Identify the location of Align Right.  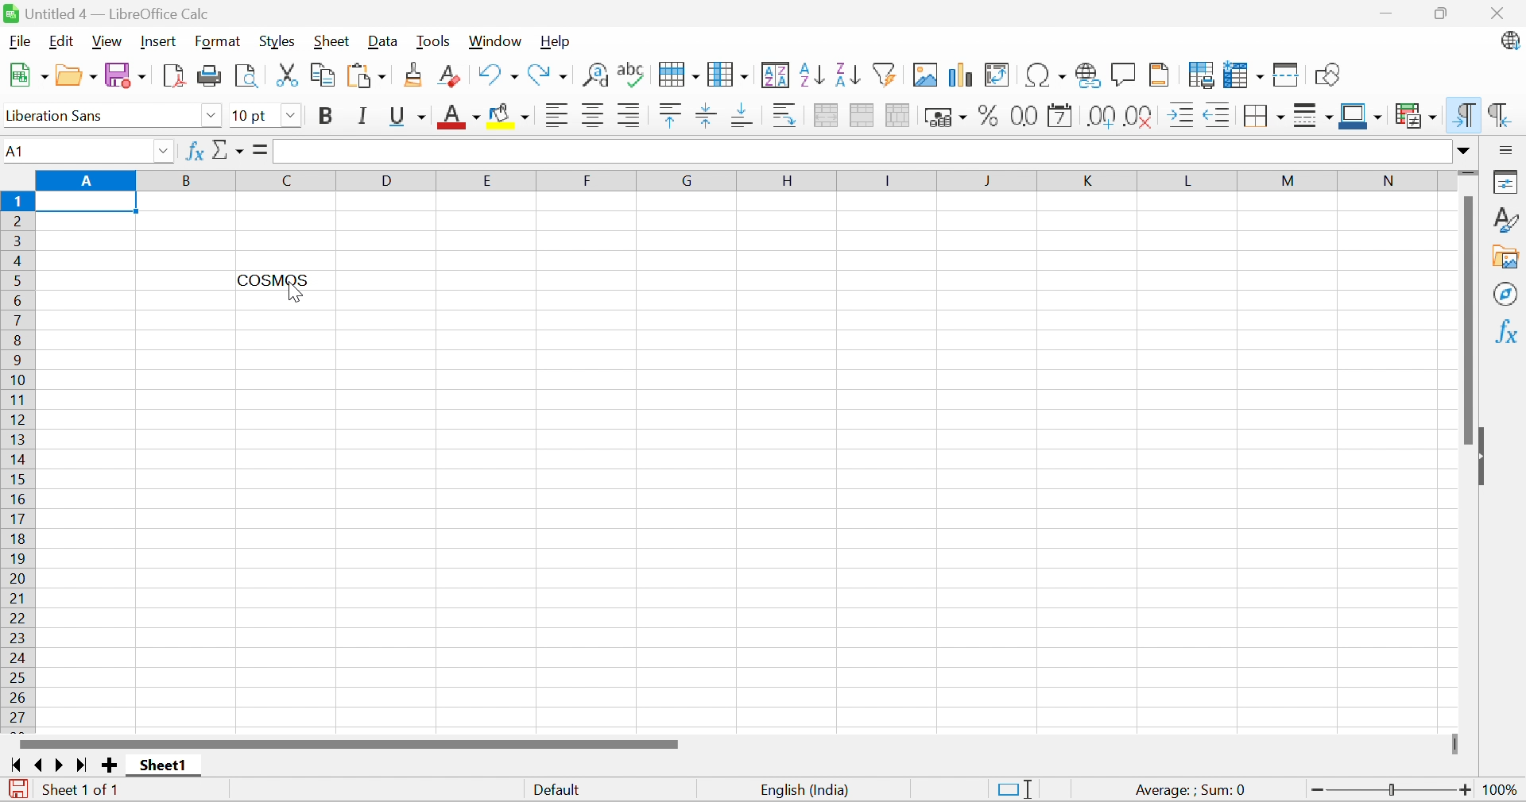
(632, 116).